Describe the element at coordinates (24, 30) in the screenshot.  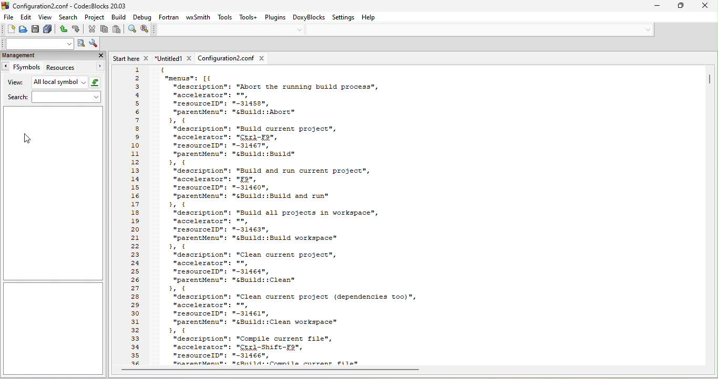
I see `open` at that location.